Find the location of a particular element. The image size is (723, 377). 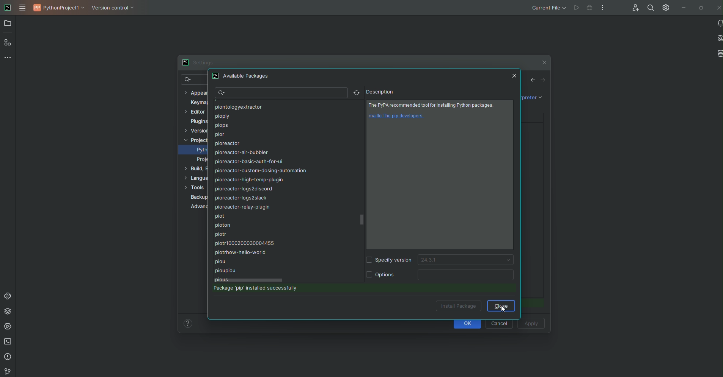

Settings is located at coordinates (197, 62).